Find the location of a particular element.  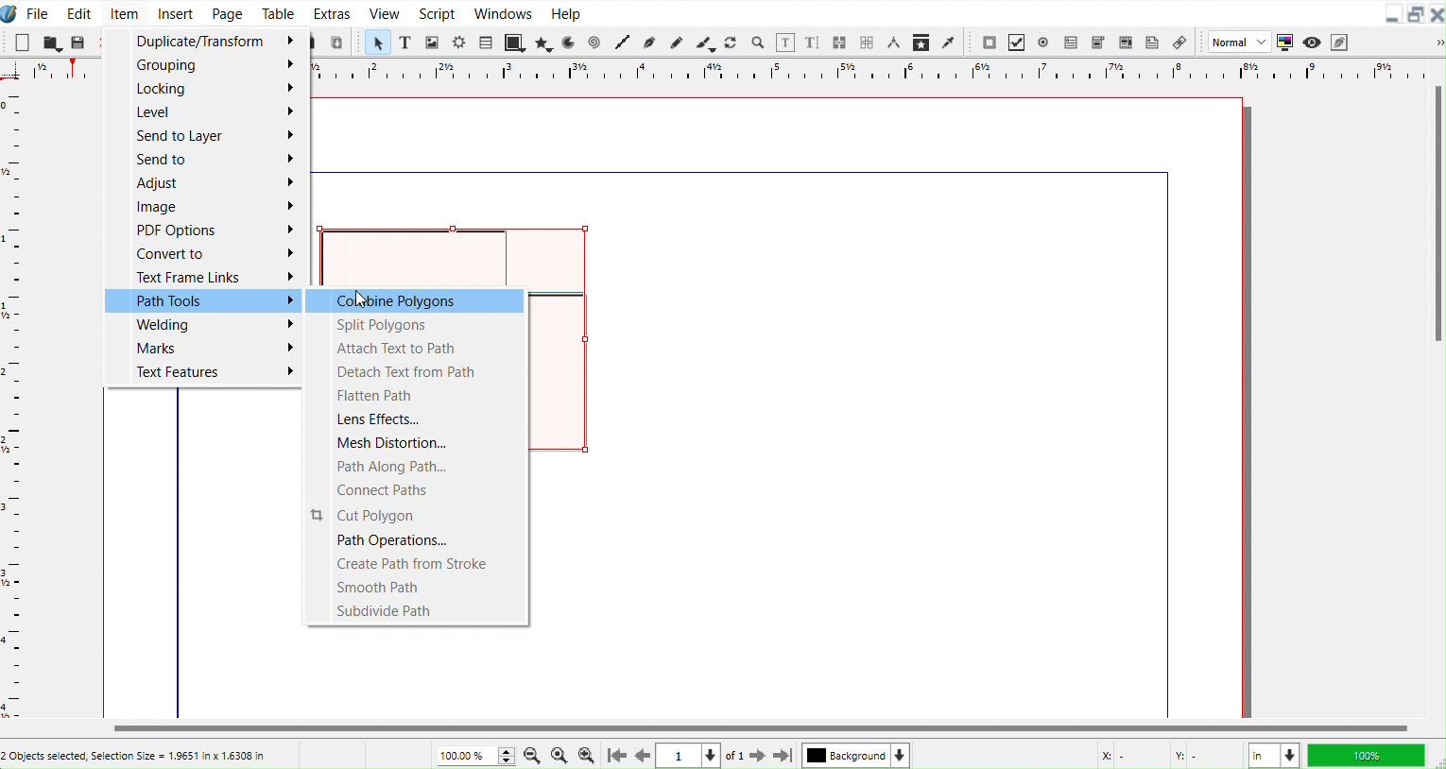

Split Polygon is located at coordinates (411, 323).